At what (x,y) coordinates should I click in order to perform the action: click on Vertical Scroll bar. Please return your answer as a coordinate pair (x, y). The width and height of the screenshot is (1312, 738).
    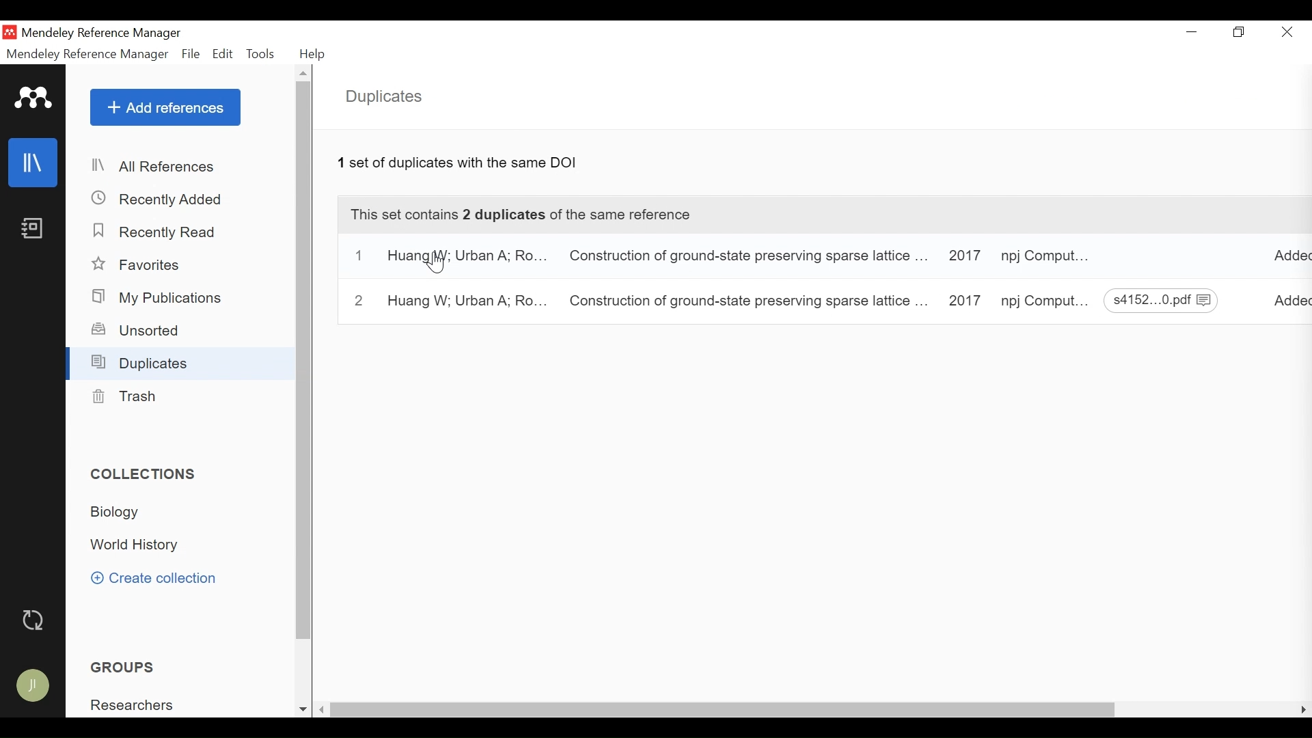
    Looking at the image, I should click on (304, 364).